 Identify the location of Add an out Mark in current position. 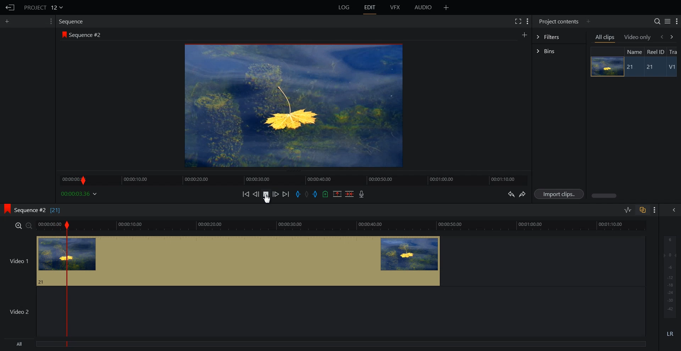
(316, 194).